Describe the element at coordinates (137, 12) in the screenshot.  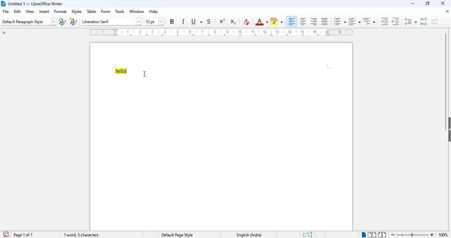
I see `window` at that location.